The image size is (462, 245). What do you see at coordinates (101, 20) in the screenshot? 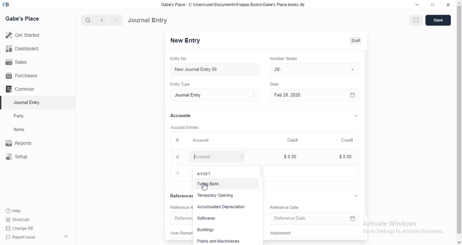
I see `previous` at bounding box center [101, 20].